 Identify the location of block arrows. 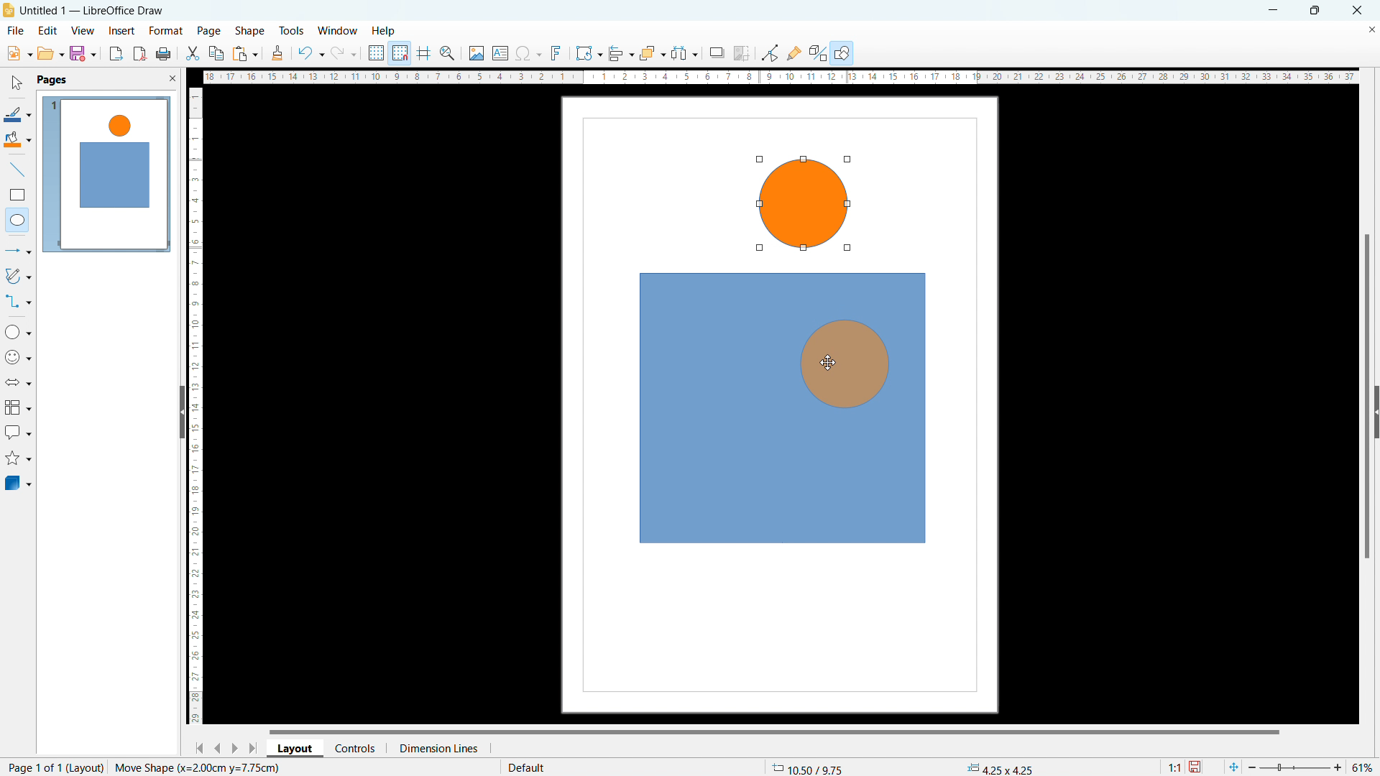
(19, 382).